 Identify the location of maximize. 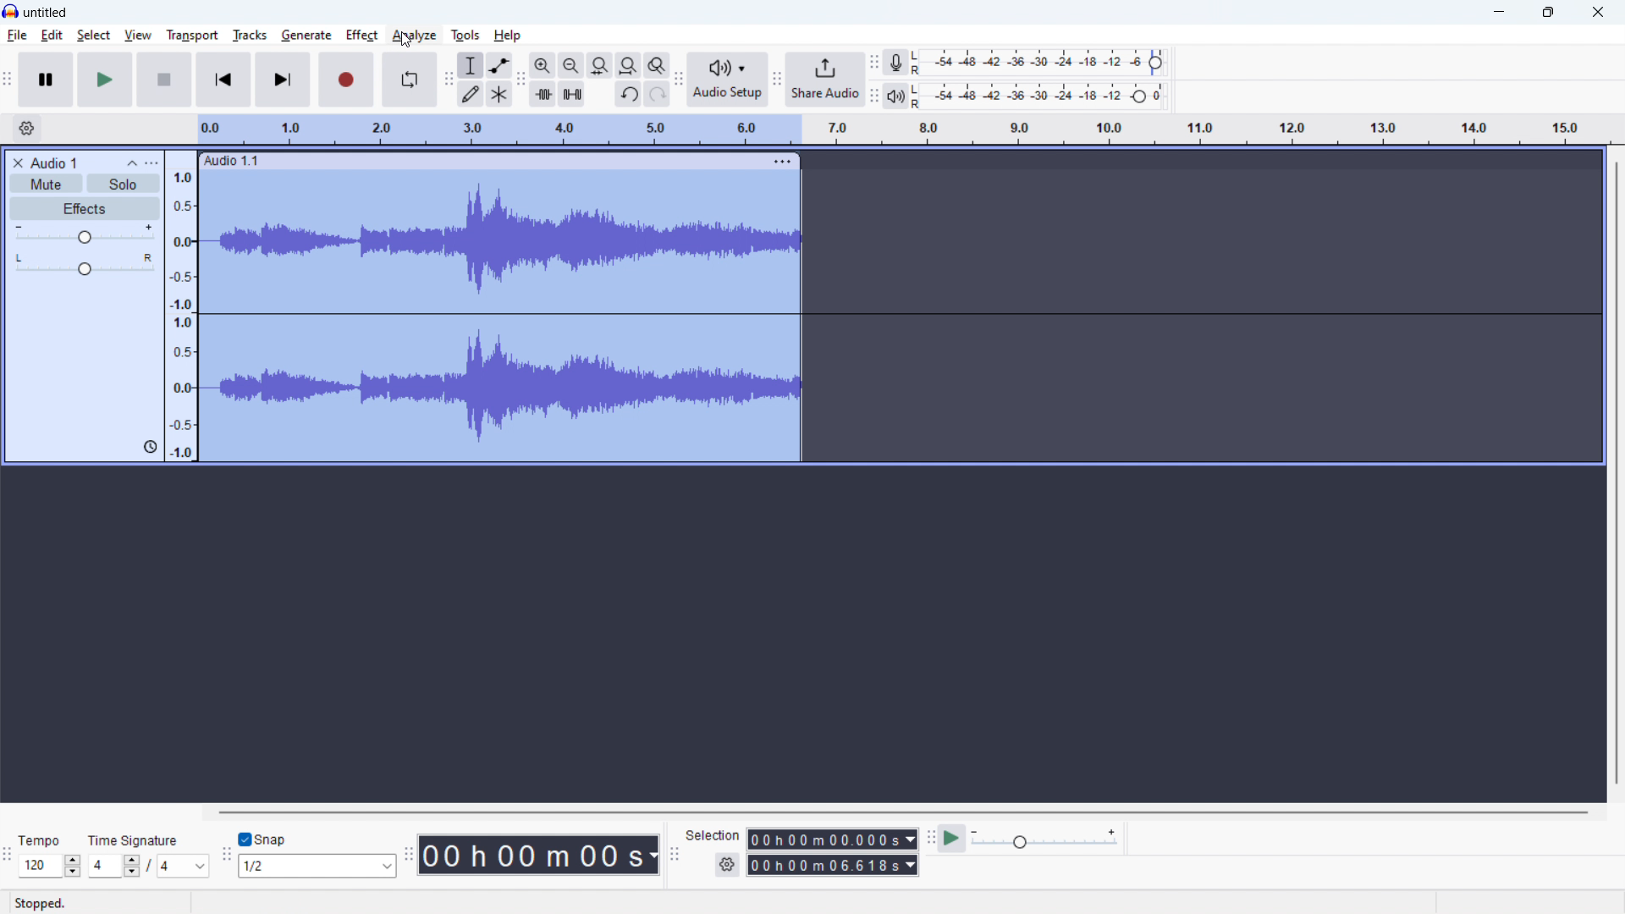
(1547, 13).